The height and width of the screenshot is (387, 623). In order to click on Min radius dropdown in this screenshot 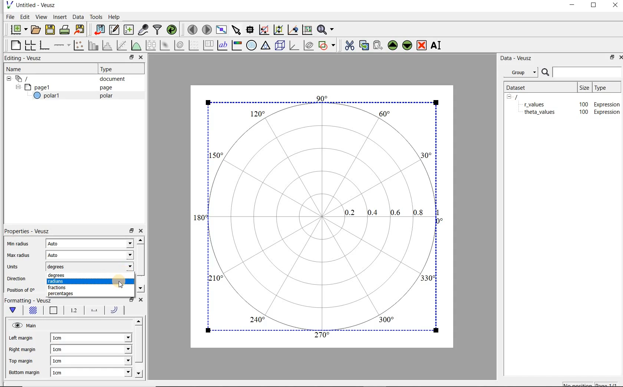, I will do `click(117, 244)`.